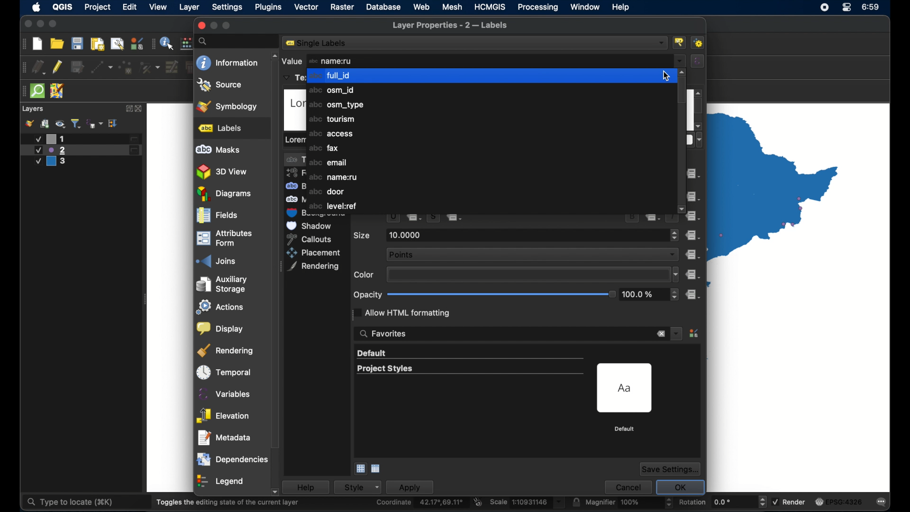 The width and height of the screenshot is (910, 512). Describe the element at coordinates (127, 109) in the screenshot. I see `expand` at that location.